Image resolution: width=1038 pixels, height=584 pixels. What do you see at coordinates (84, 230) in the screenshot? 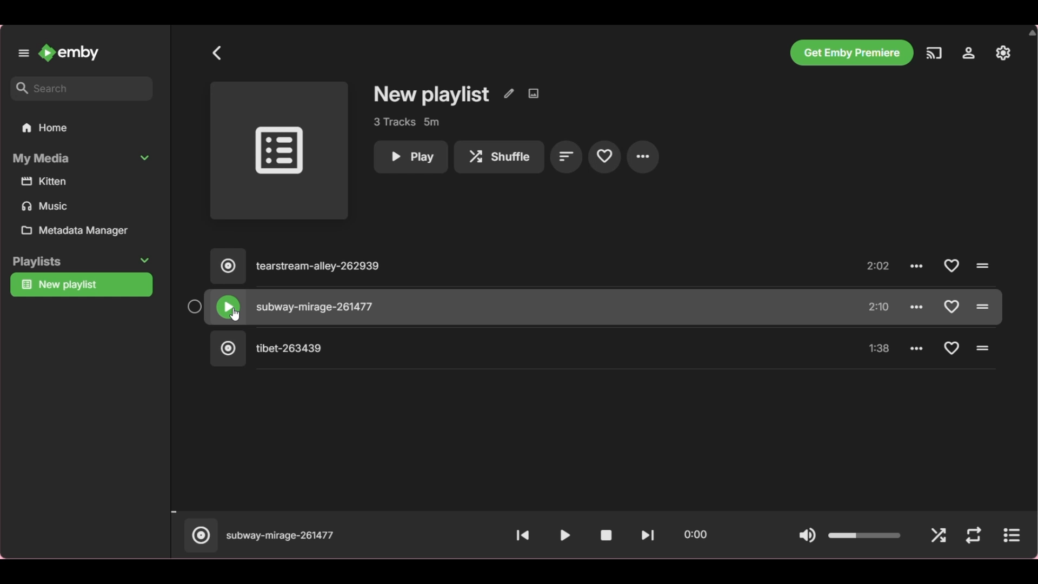
I see `Metadata manager` at bounding box center [84, 230].